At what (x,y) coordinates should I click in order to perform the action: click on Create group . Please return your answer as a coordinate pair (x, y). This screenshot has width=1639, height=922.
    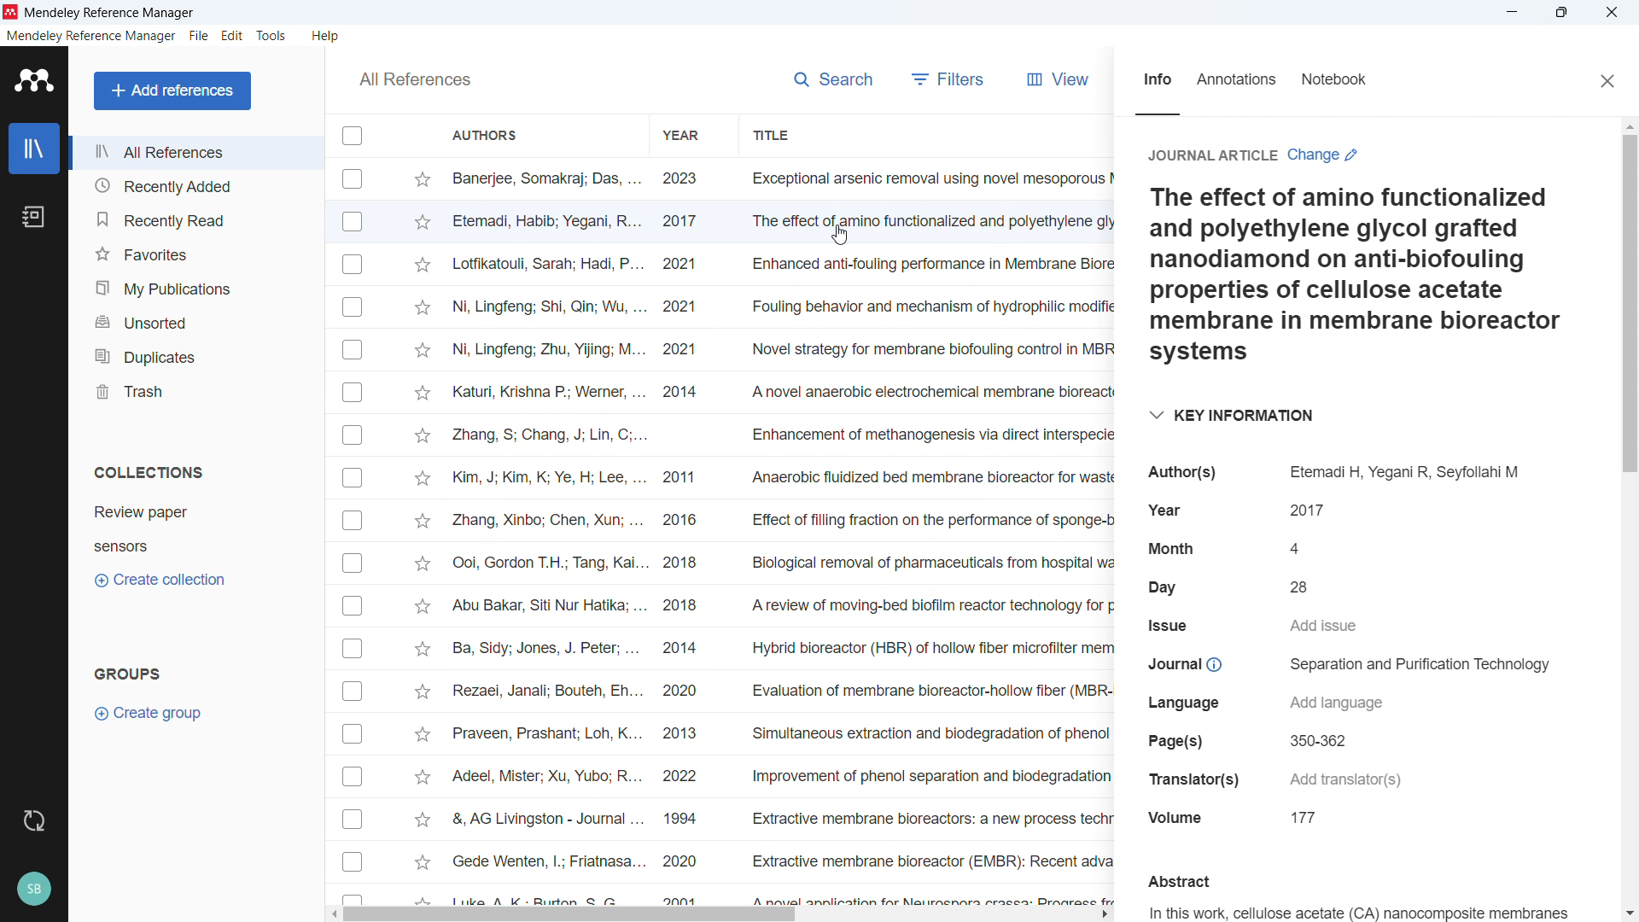
    Looking at the image, I should click on (149, 715).